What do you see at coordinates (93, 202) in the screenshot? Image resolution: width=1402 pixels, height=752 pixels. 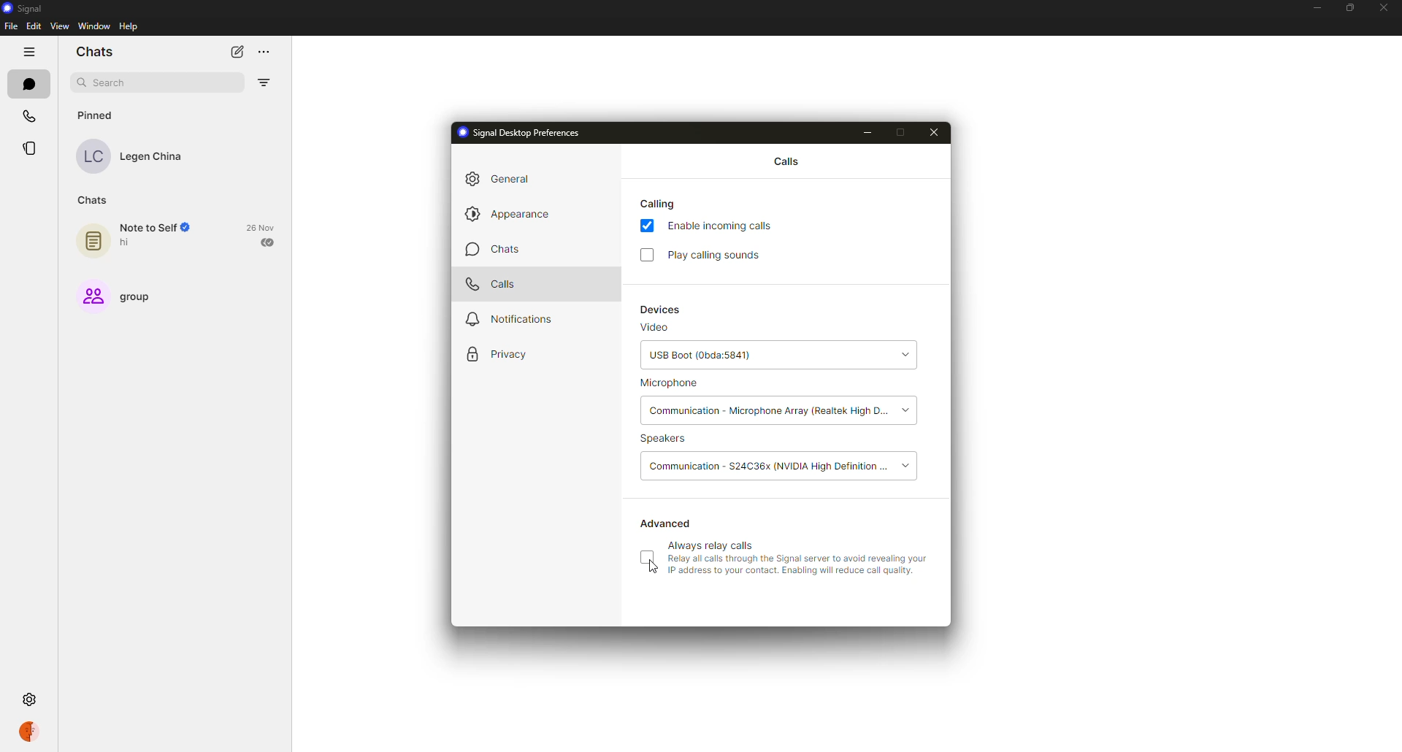 I see `chats` at bounding box center [93, 202].